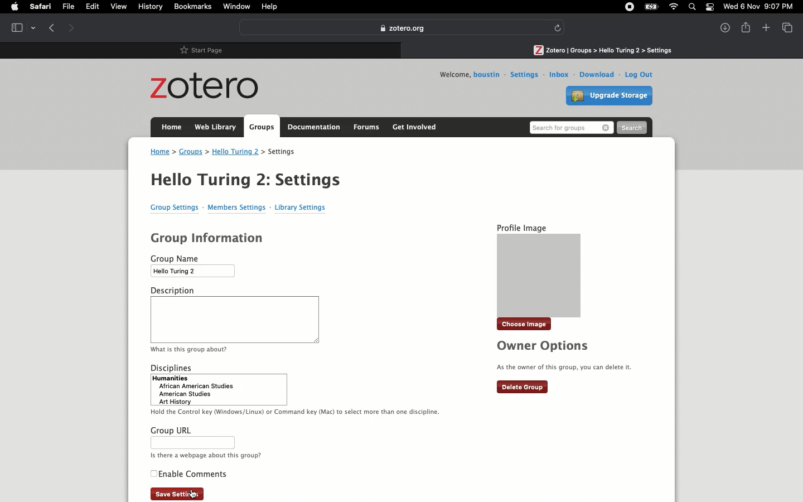  I want to click on Library settings, so click(301, 208).